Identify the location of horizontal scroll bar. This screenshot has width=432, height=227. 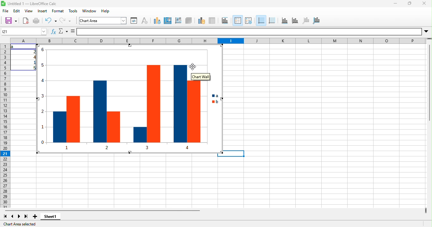
(102, 210).